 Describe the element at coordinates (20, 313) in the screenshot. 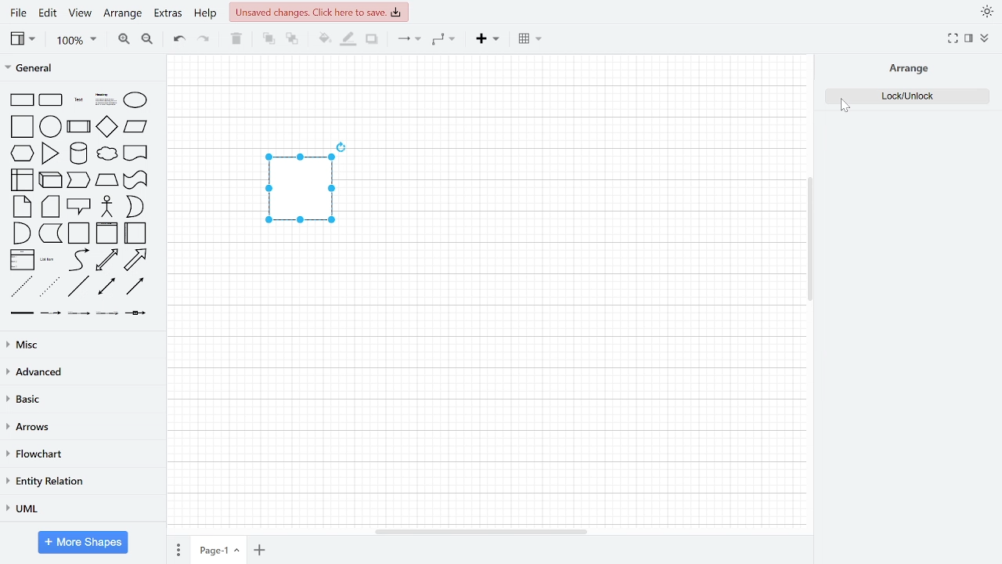

I see `link` at that location.